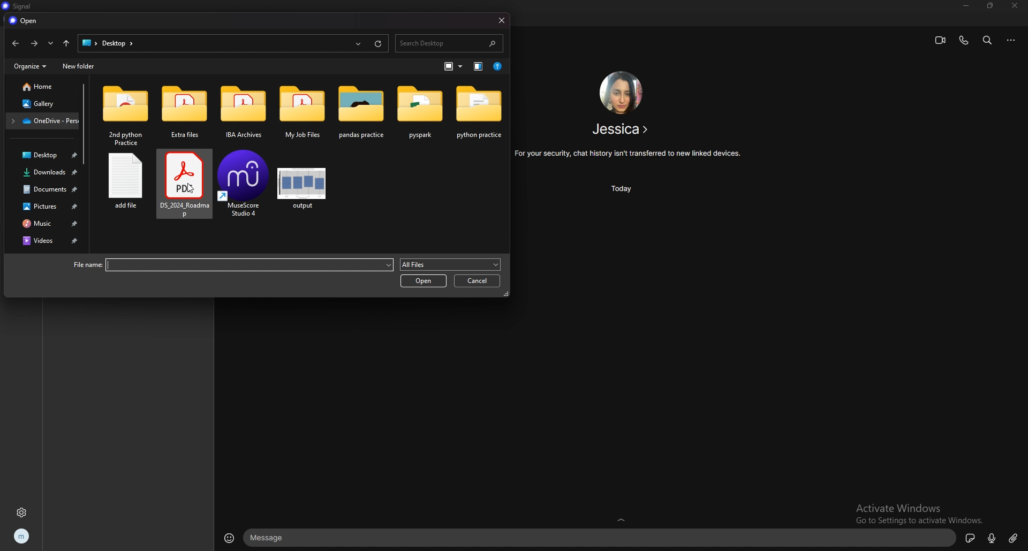 The image size is (1028, 551). I want to click on scroll bar, so click(83, 124).